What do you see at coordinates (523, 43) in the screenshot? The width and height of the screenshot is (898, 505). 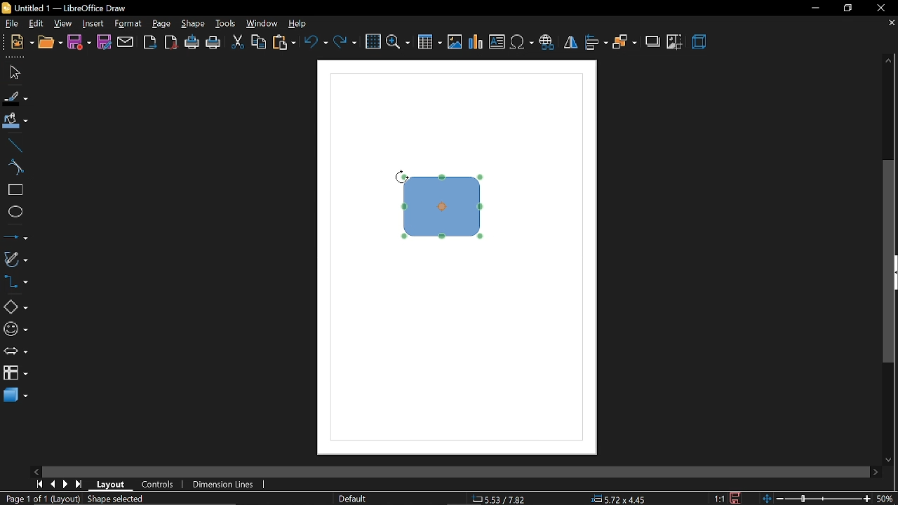 I see `insert symbol` at bounding box center [523, 43].